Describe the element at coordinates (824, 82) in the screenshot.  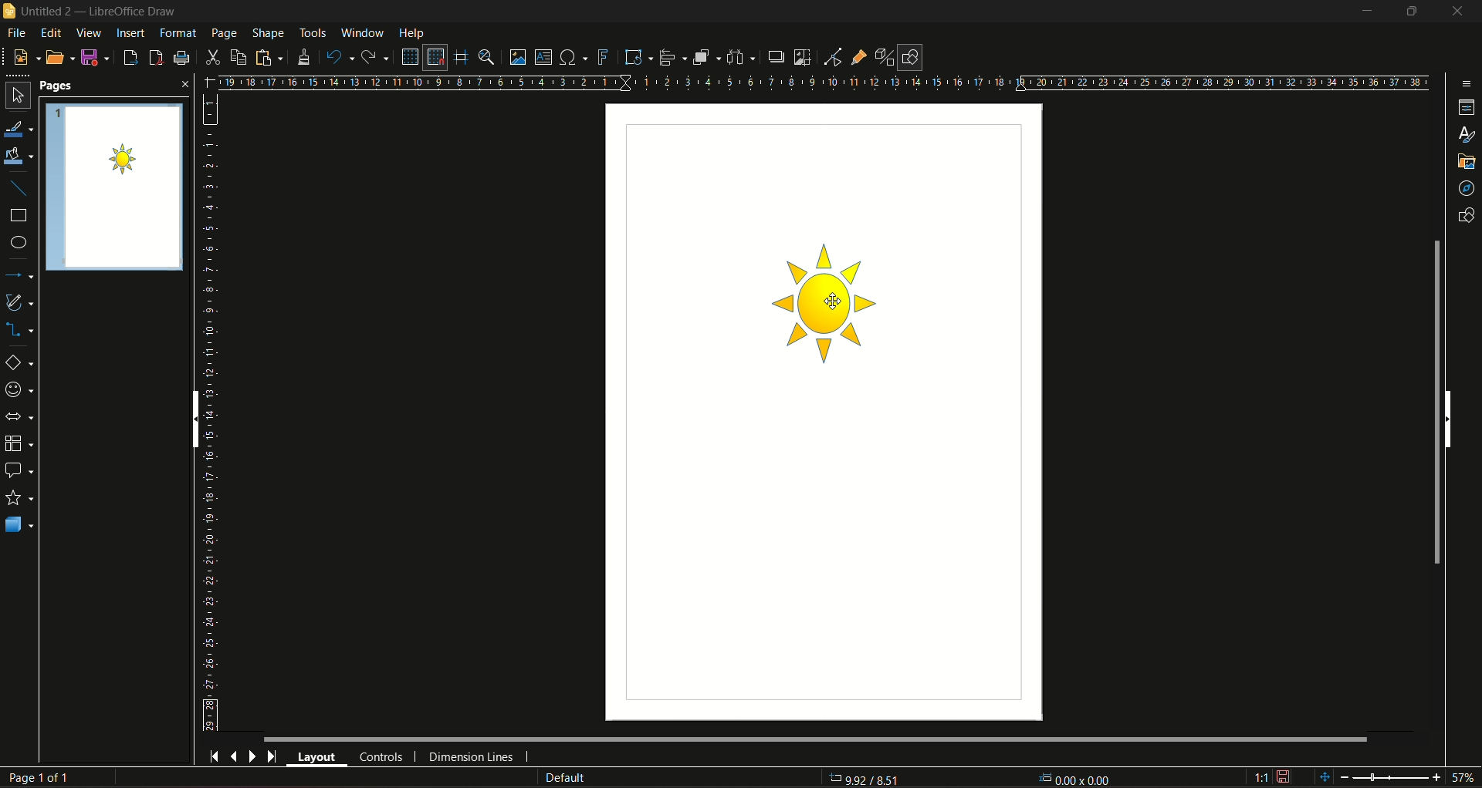
I see `horizontal scale` at that location.